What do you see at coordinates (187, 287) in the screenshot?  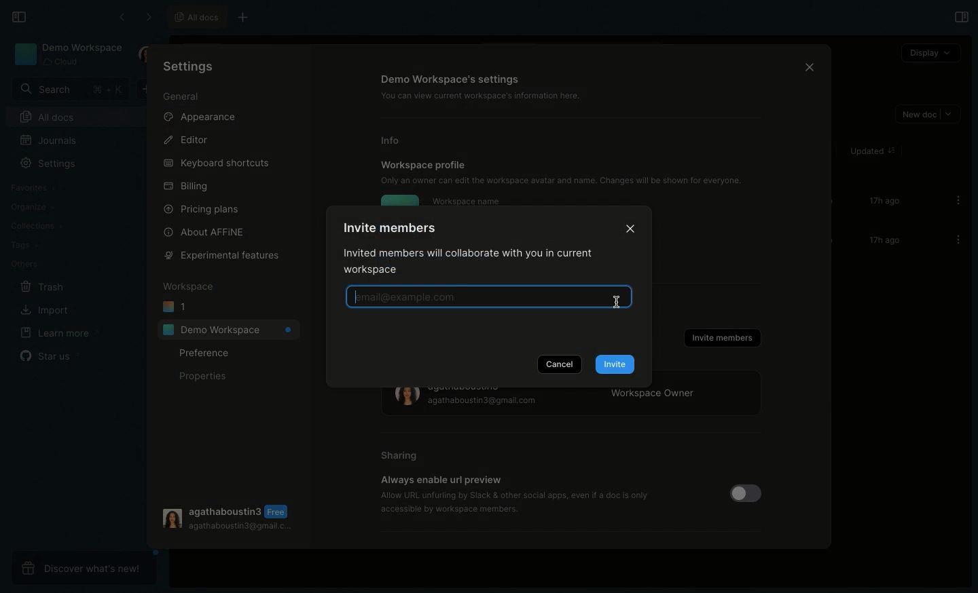 I see `Workspace` at bounding box center [187, 287].